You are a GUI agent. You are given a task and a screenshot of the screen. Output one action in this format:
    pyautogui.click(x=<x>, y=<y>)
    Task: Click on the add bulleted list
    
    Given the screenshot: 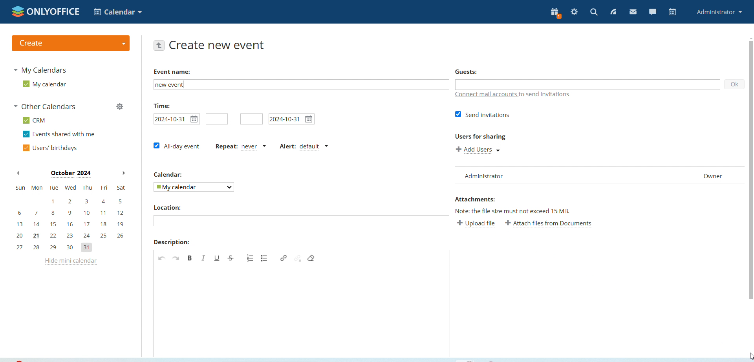 What is the action you would take?
    pyautogui.click(x=264, y=259)
    